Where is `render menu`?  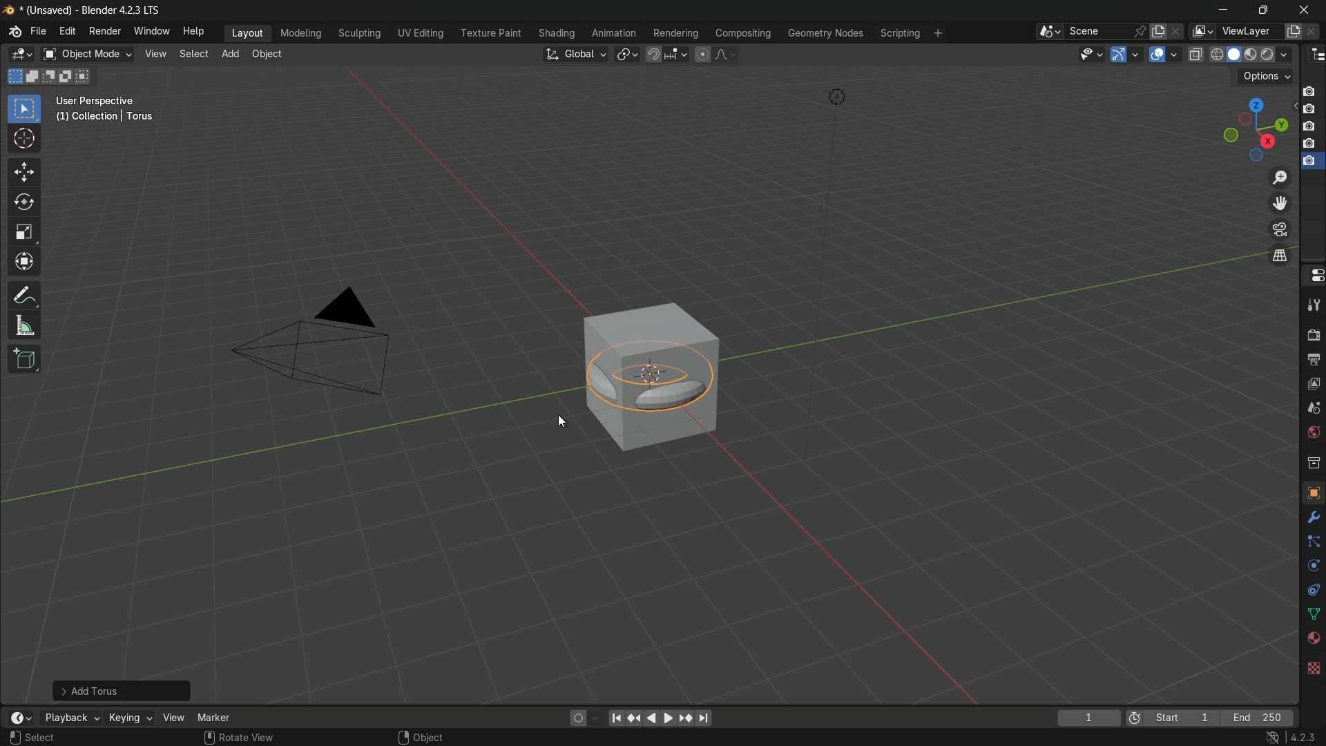
render menu is located at coordinates (105, 31).